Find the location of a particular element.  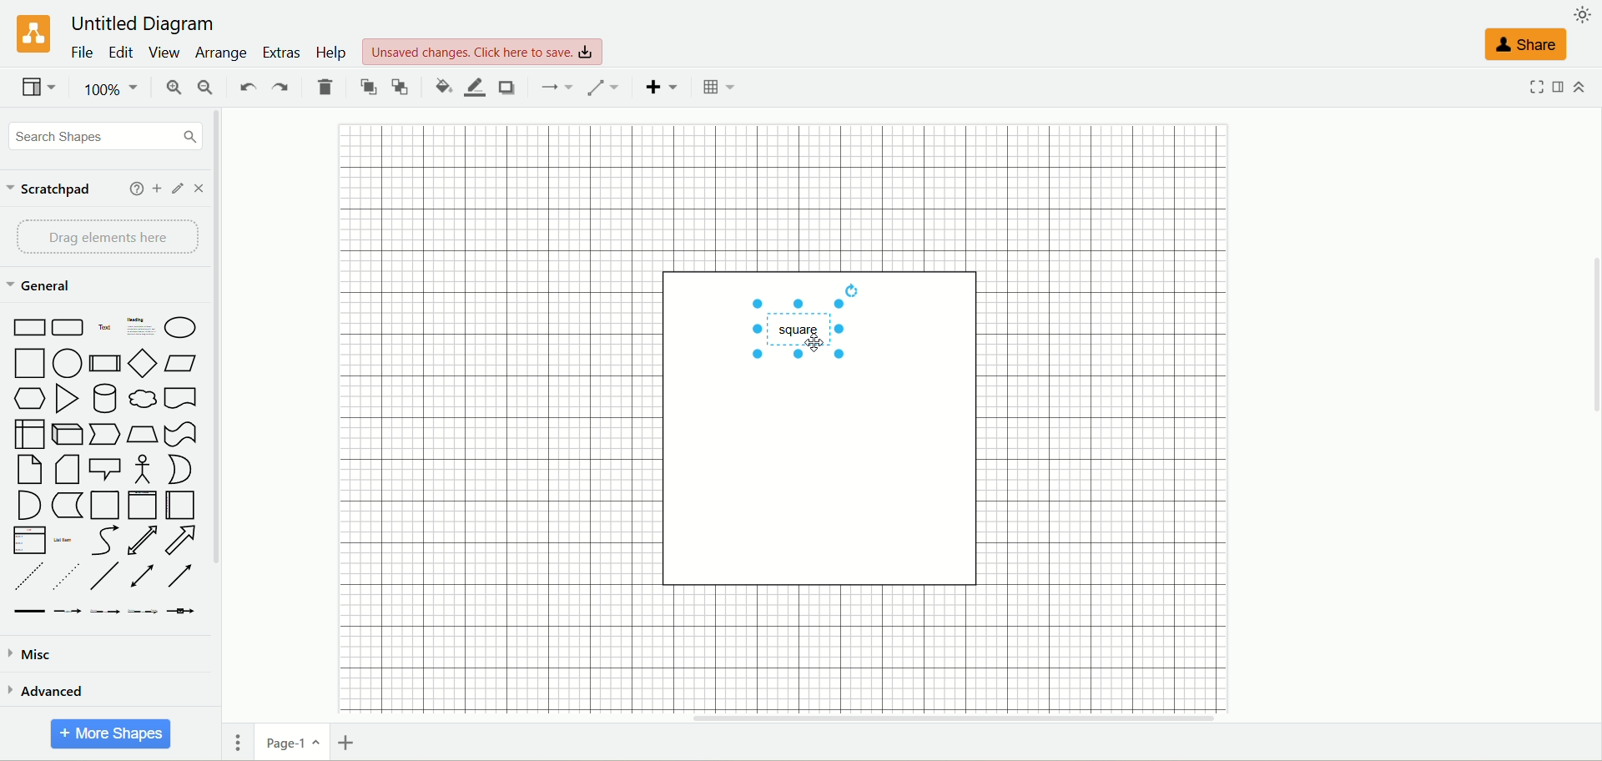

title is located at coordinates (143, 22).